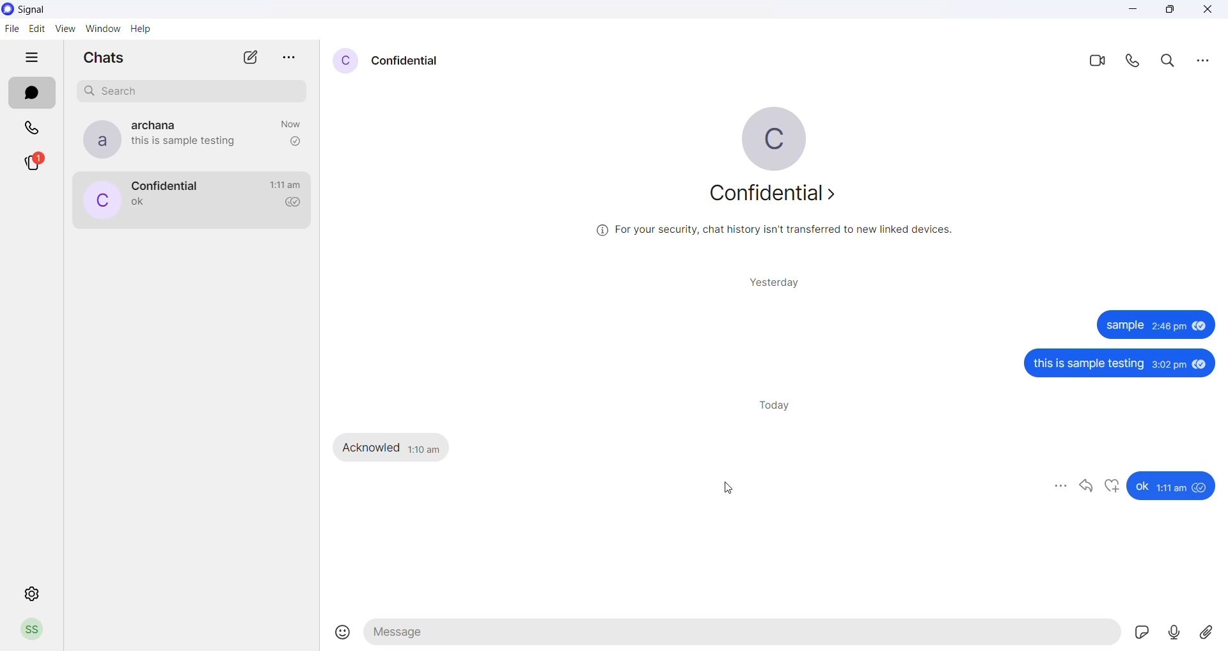 This screenshot has width=1228, height=651. Describe the element at coordinates (251, 61) in the screenshot. I see `new chat` at that location.